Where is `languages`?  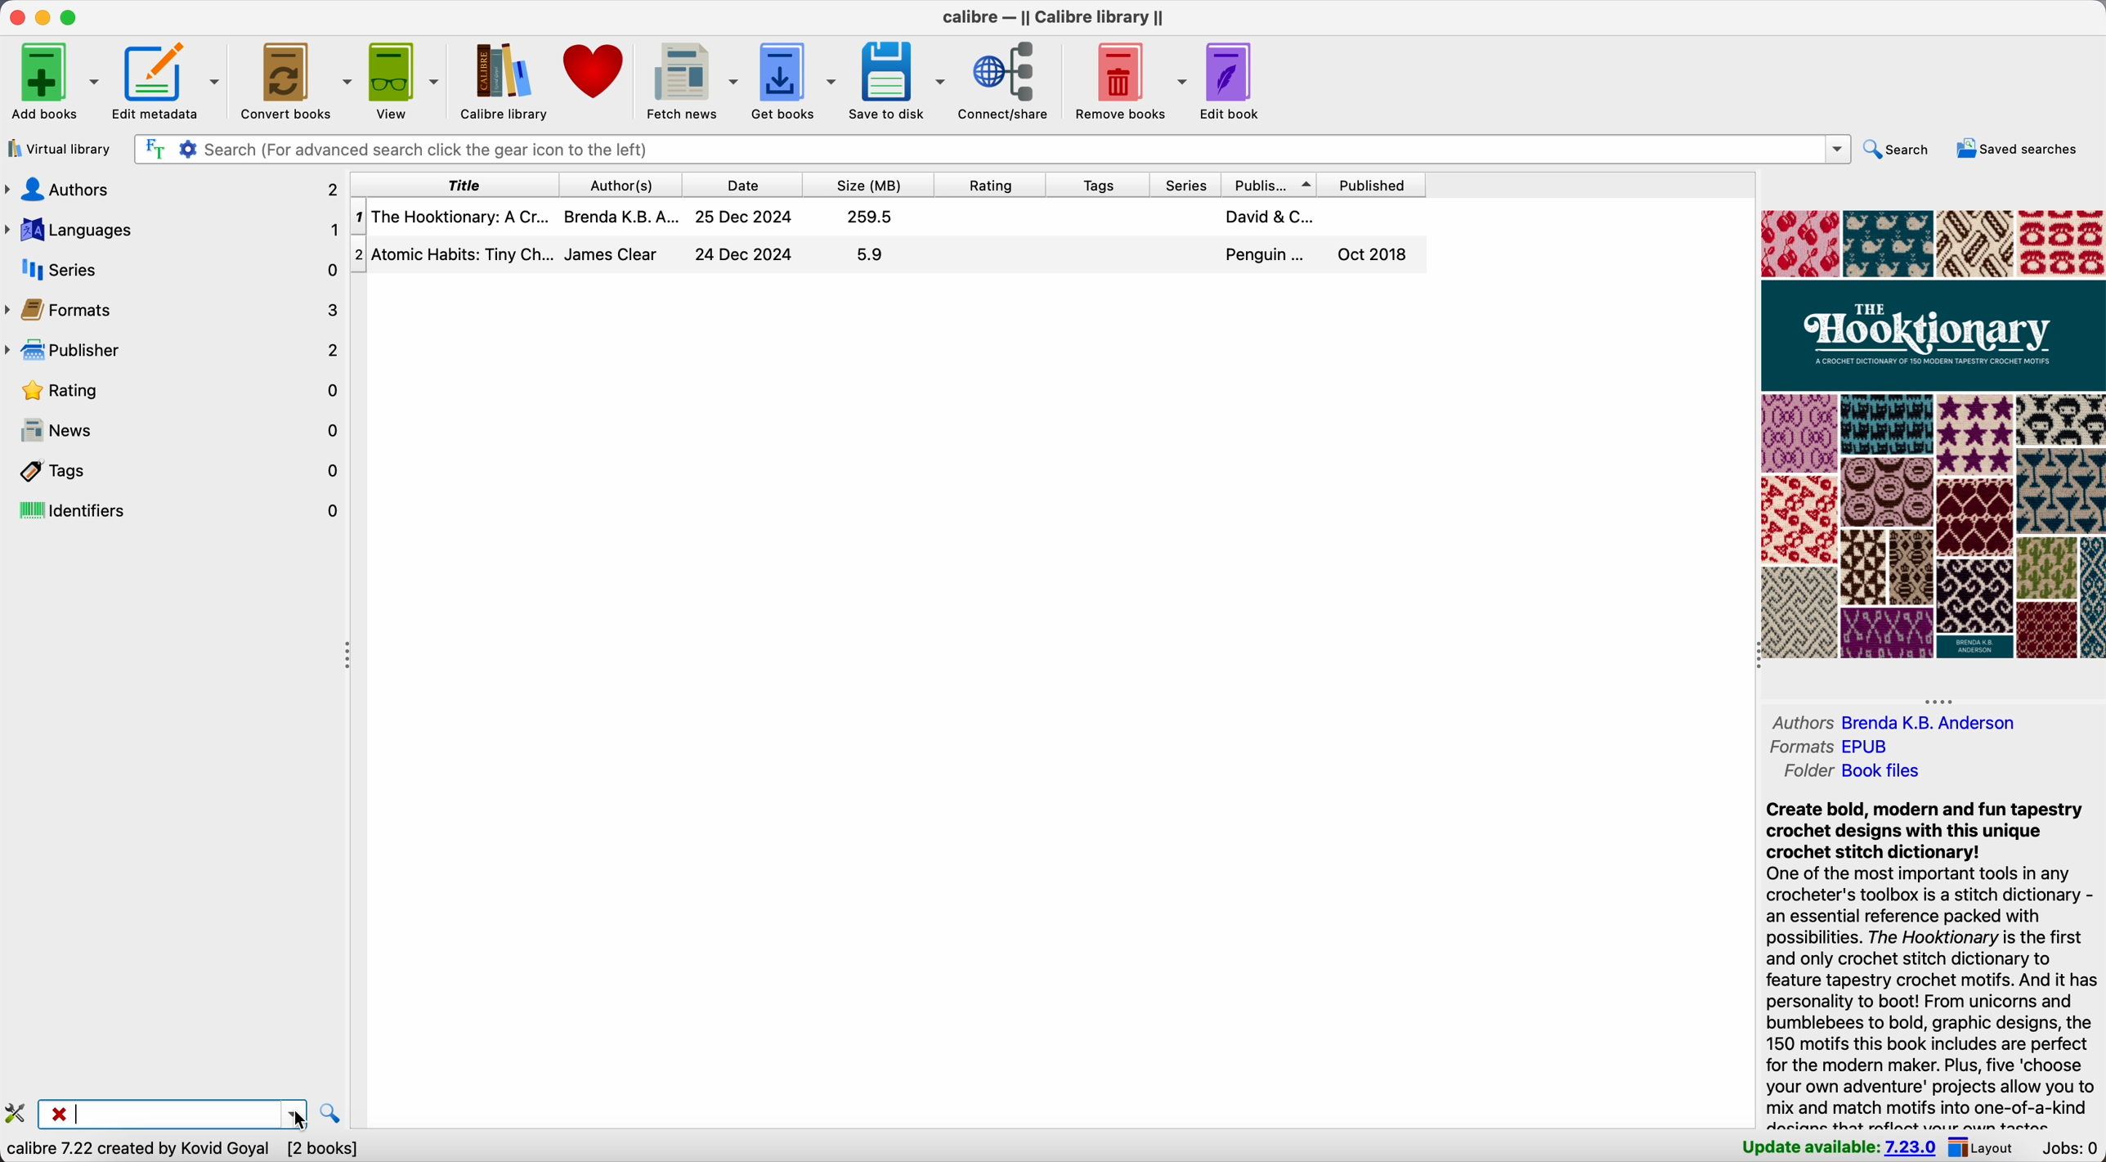
languages is located at coordinates (175, 225).